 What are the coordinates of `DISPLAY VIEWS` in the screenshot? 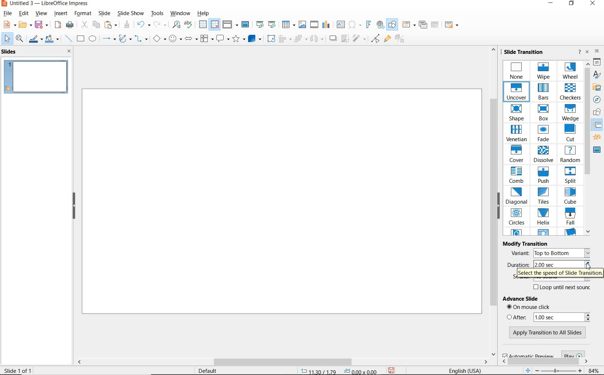 It's located at (230, 24).